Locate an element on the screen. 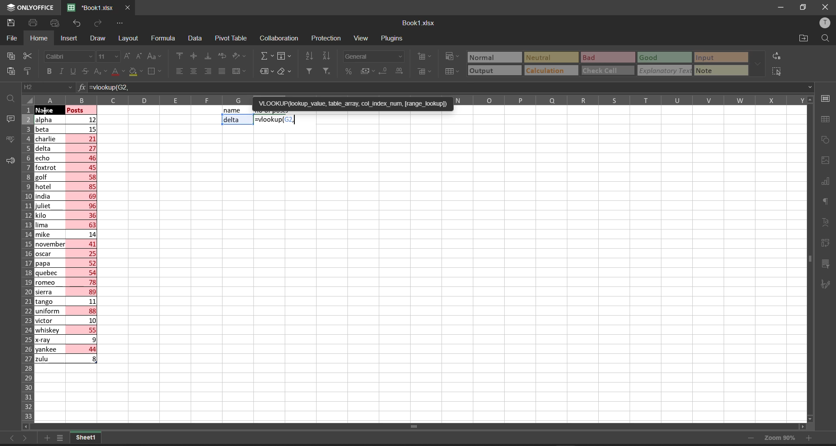 This screenshot has width=836, height=446. redo is located at coordinates (98, 25).